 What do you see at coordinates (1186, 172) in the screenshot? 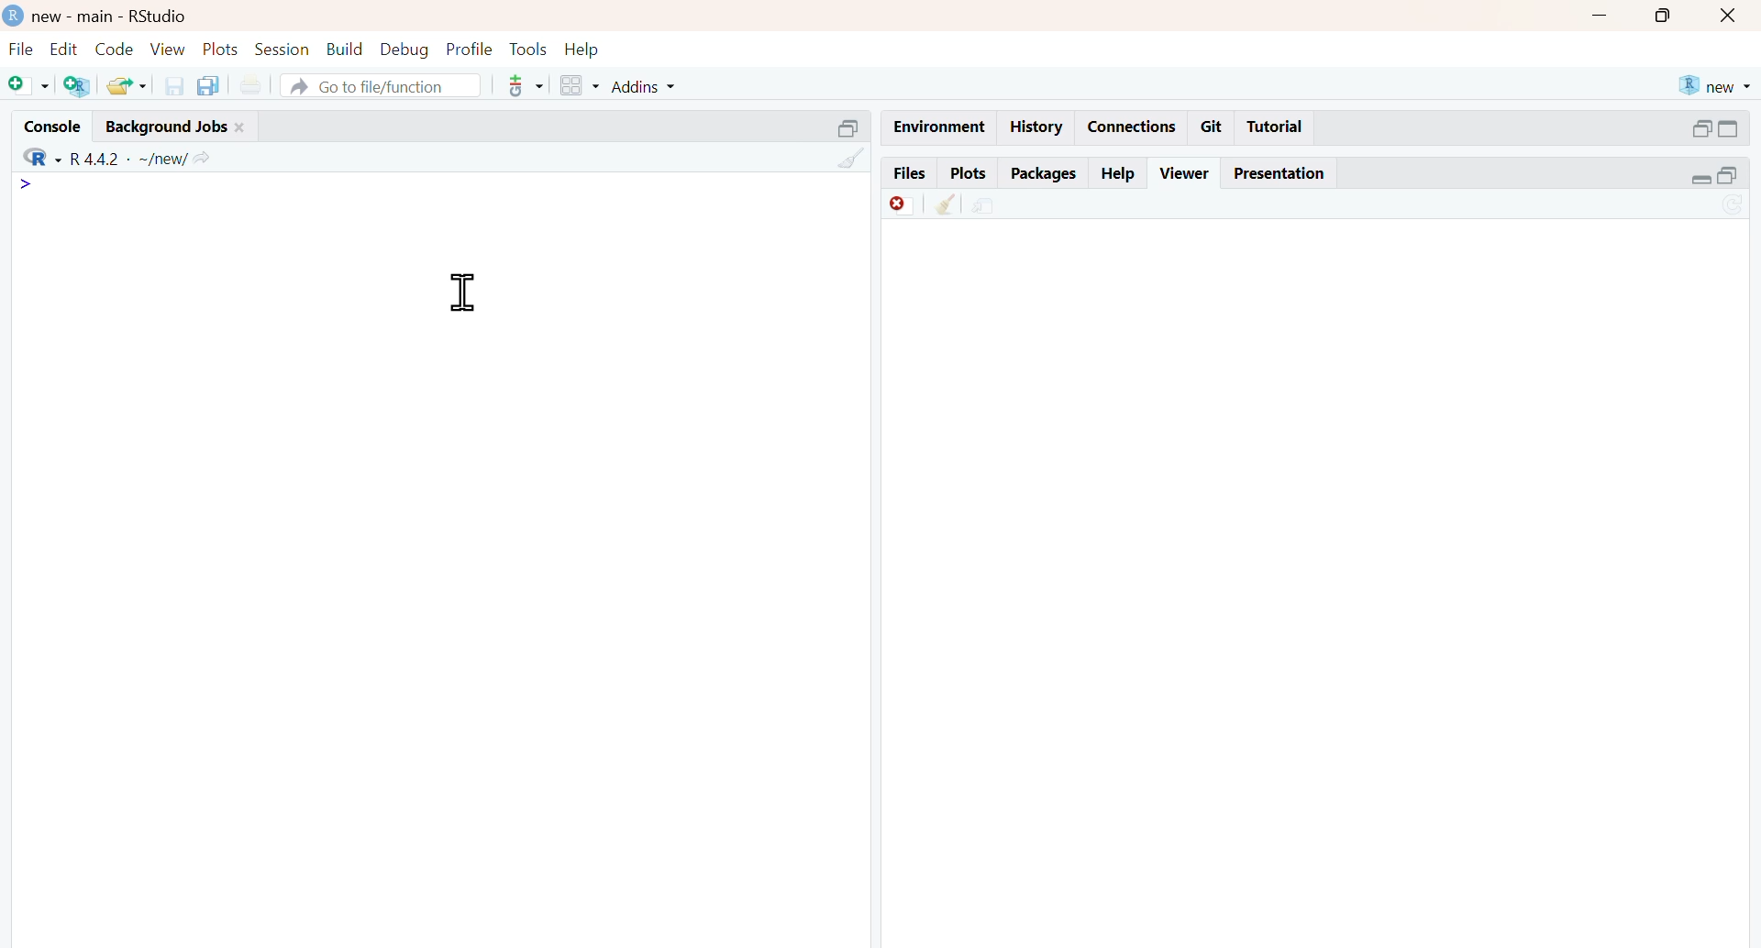
I see `viewer` at bounding box center [1186, 172].